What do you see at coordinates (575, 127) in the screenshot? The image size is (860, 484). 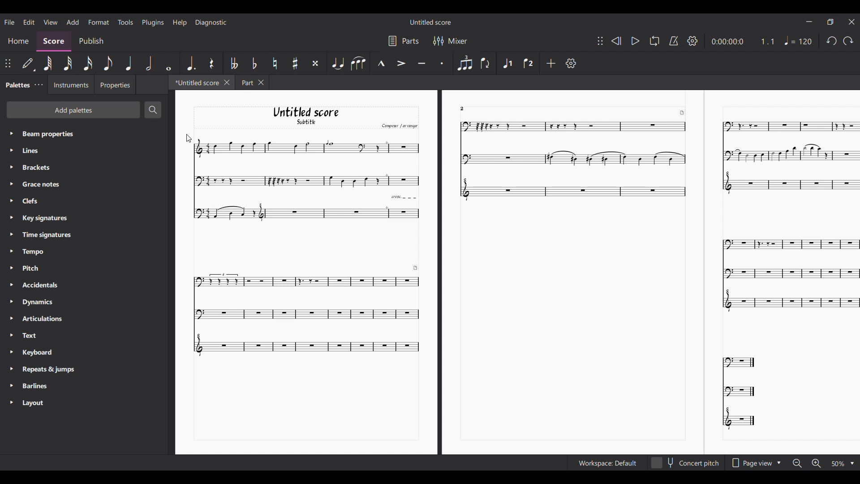 I see `` at bounding box center [575, 127].